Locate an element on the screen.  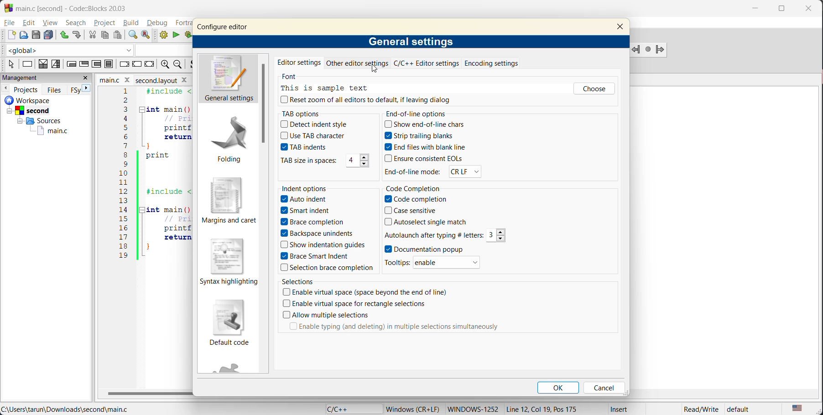
file name is located at coordinates (141, 80).